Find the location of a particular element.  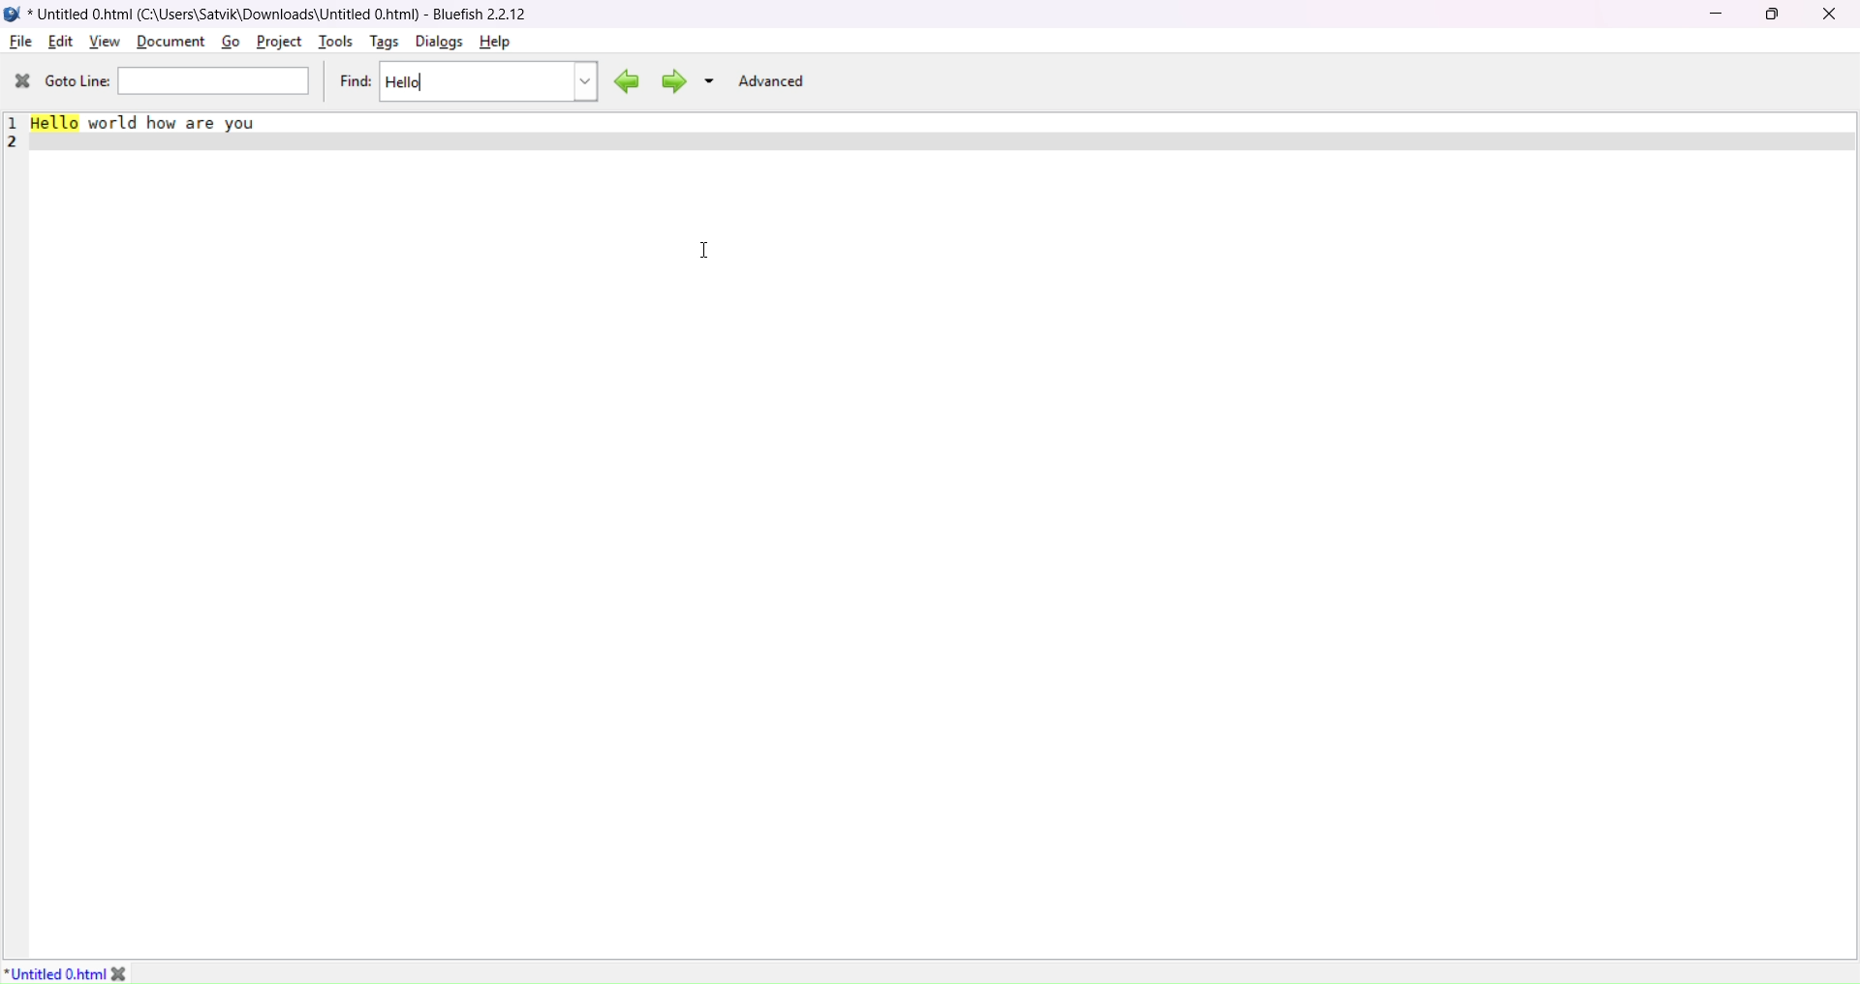

edit is located at coordinates (60, 42).